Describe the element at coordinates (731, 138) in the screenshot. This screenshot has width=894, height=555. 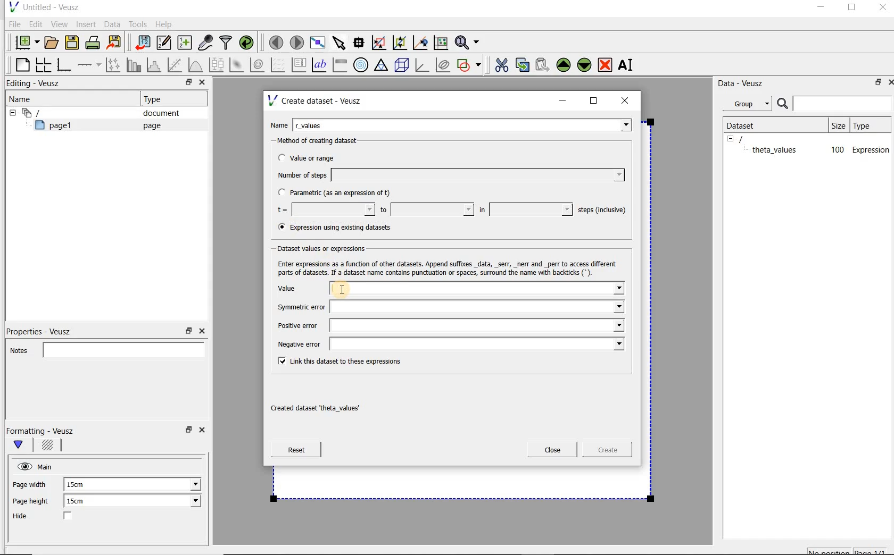
I see `hide sub menu` at that location.